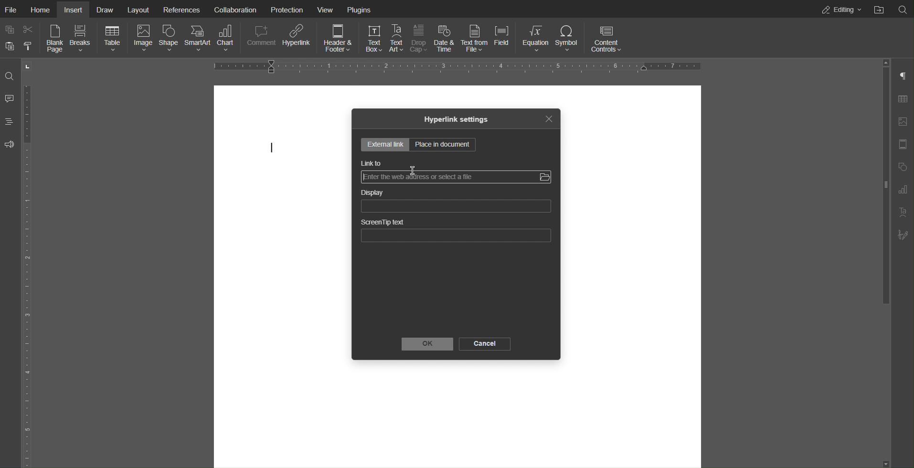 The image size is (914, 468). Describe the element at coordinates (902, 98) in the screenshot. I see `Table Settings` at that location.